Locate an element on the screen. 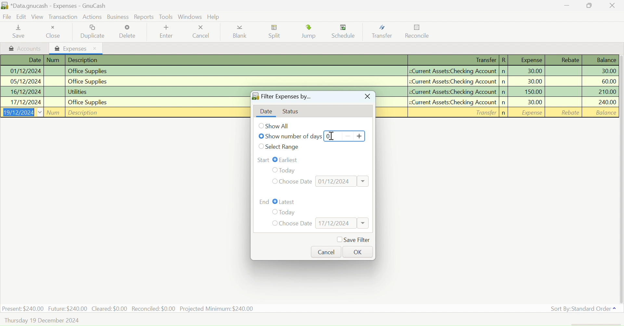 The image size is (624, 326). OK is located at coordinates (357, 251).